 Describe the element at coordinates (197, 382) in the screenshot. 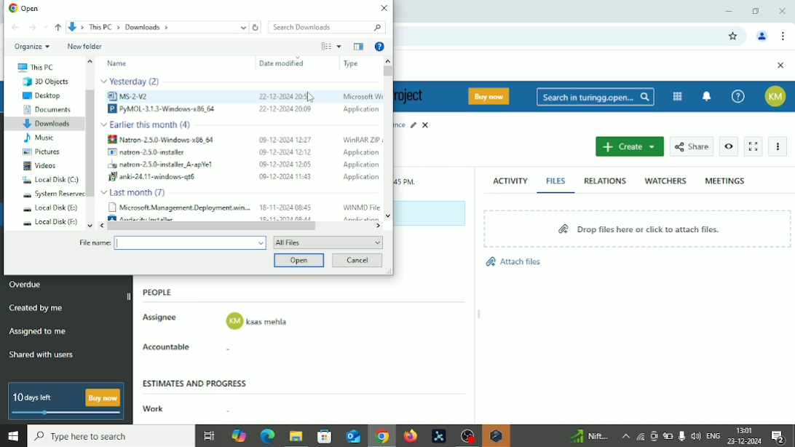

I see `Estimates and progress` at that location.